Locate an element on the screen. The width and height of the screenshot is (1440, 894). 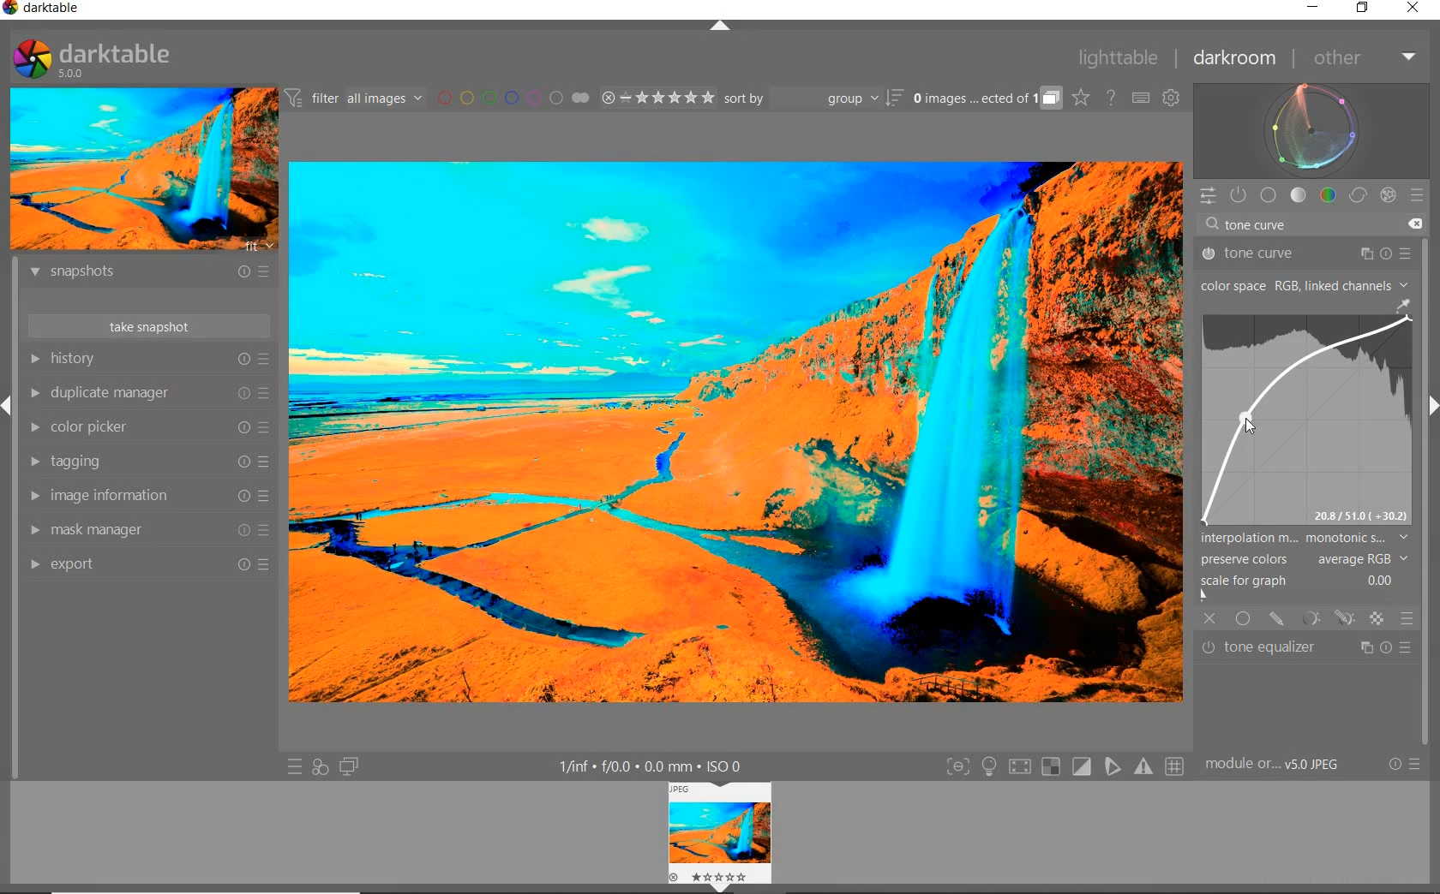
EXPAND GROUPED IMAGES is located at coordinates (987, 98).